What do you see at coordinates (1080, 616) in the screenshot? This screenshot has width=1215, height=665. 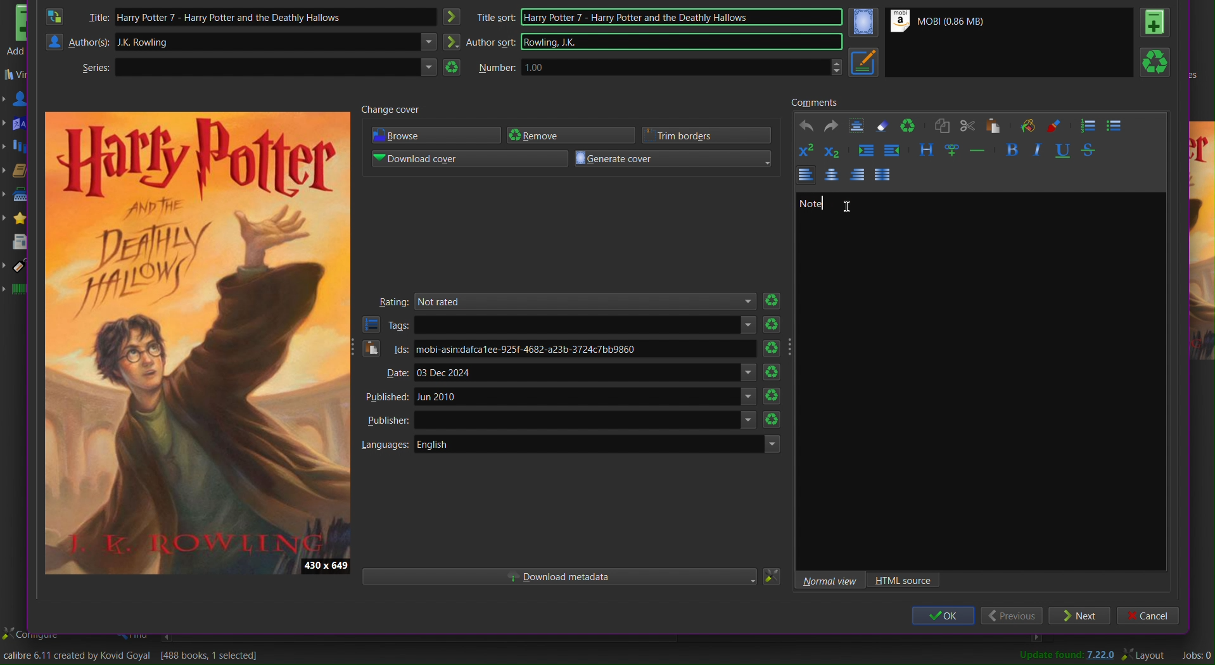 I see `Next` at bounding box center [1080, 616].